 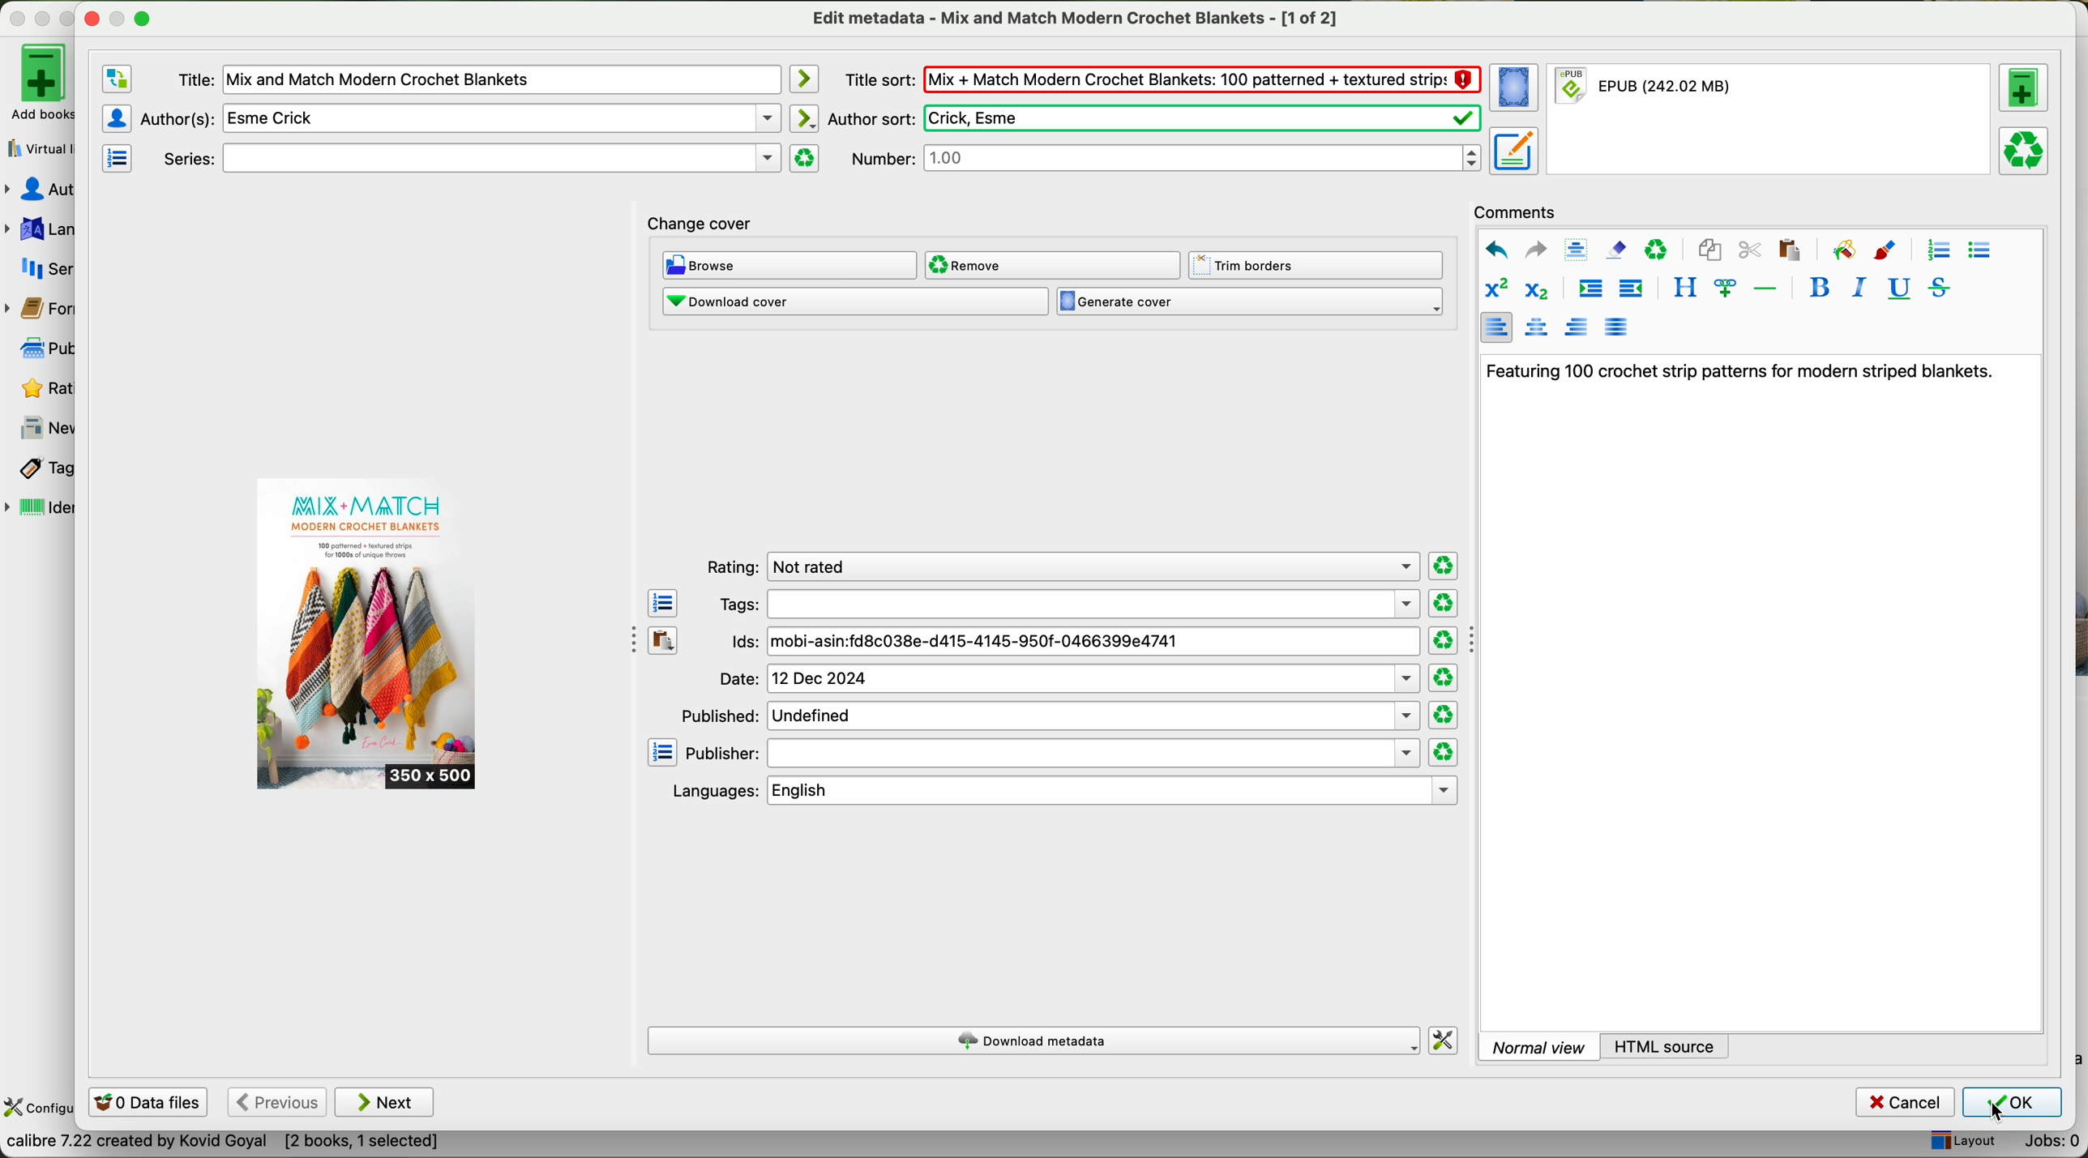 What do you see at coordinates (1517, 88) in the screenshot?
I see `set the cover for the book` at bounding box center [1517, 88].